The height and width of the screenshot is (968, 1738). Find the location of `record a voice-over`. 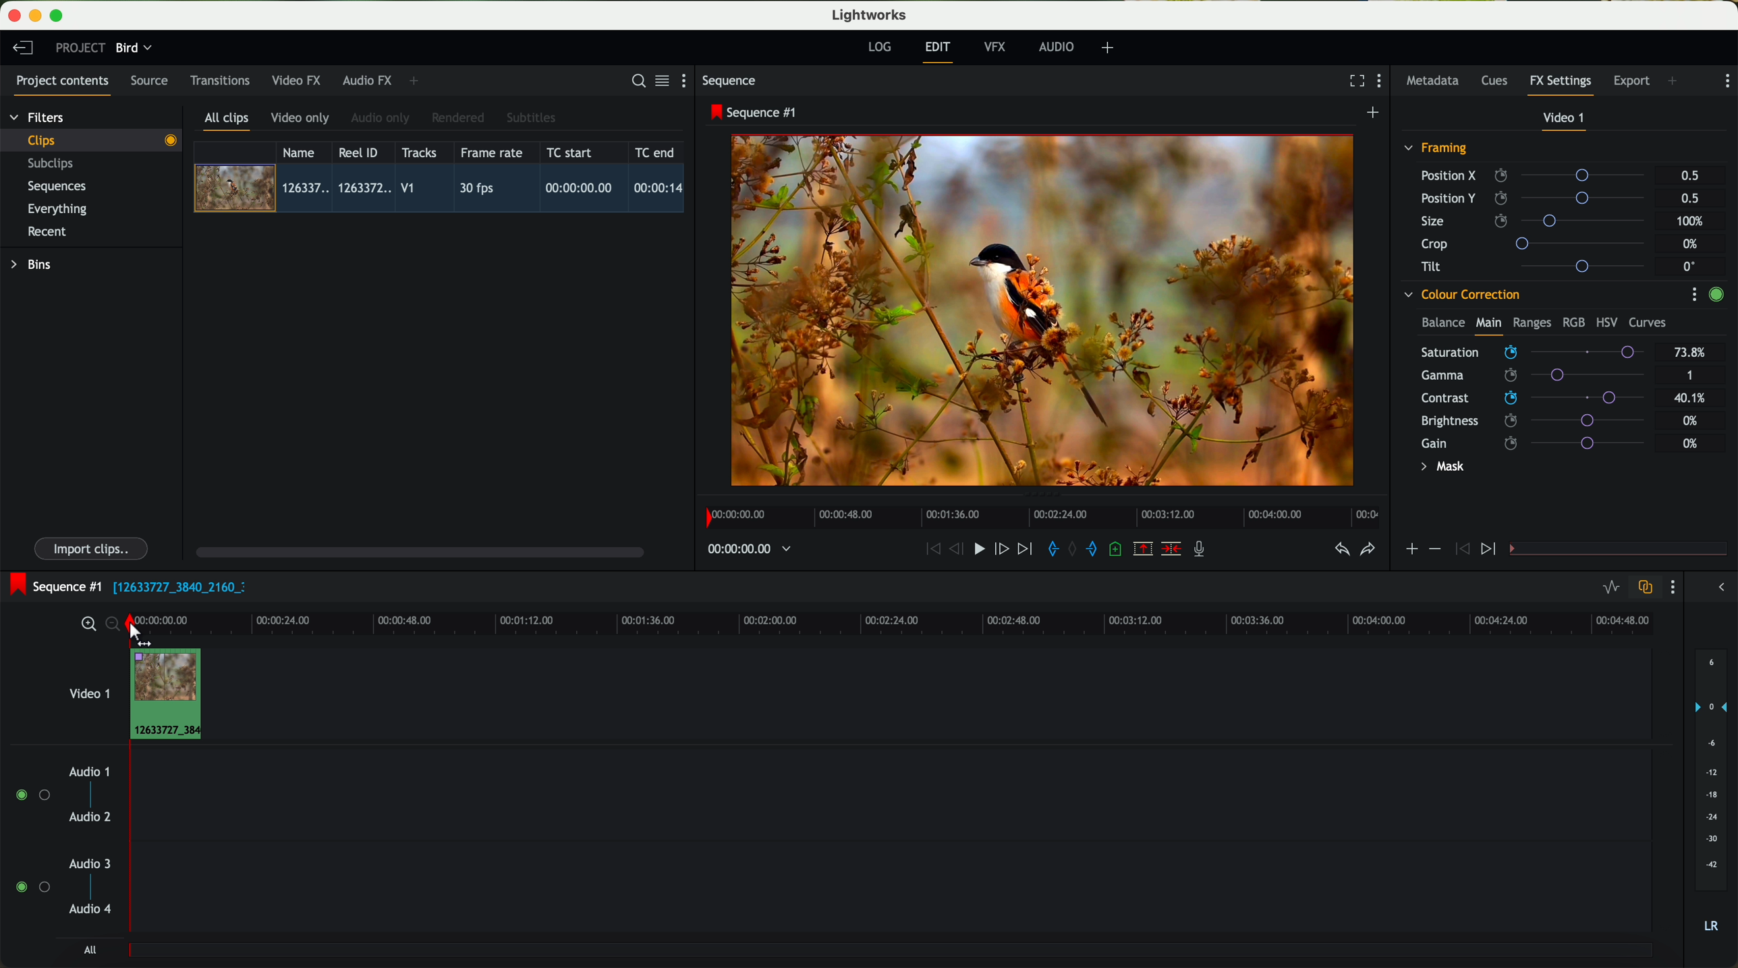

record a voice-over is located at coordinates (1204, 550).